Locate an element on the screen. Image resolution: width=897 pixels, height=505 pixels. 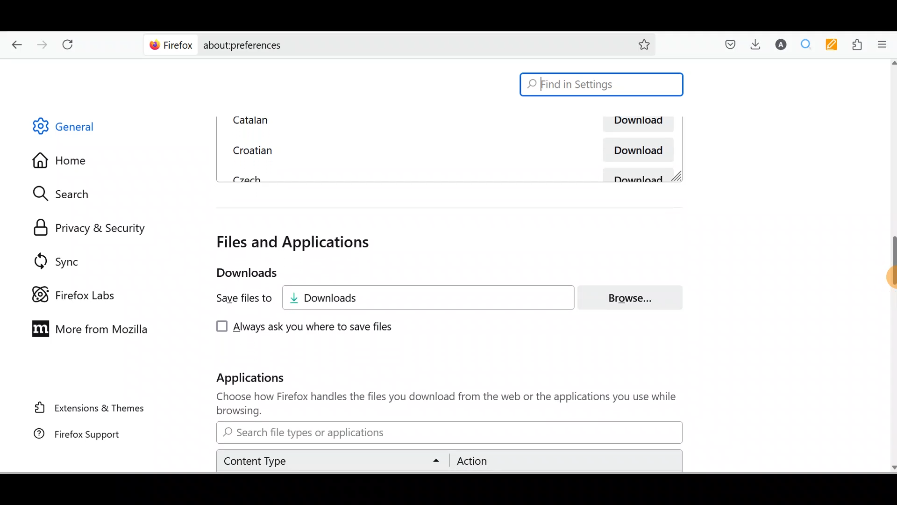
Applications is located at coordinates (260, 380).